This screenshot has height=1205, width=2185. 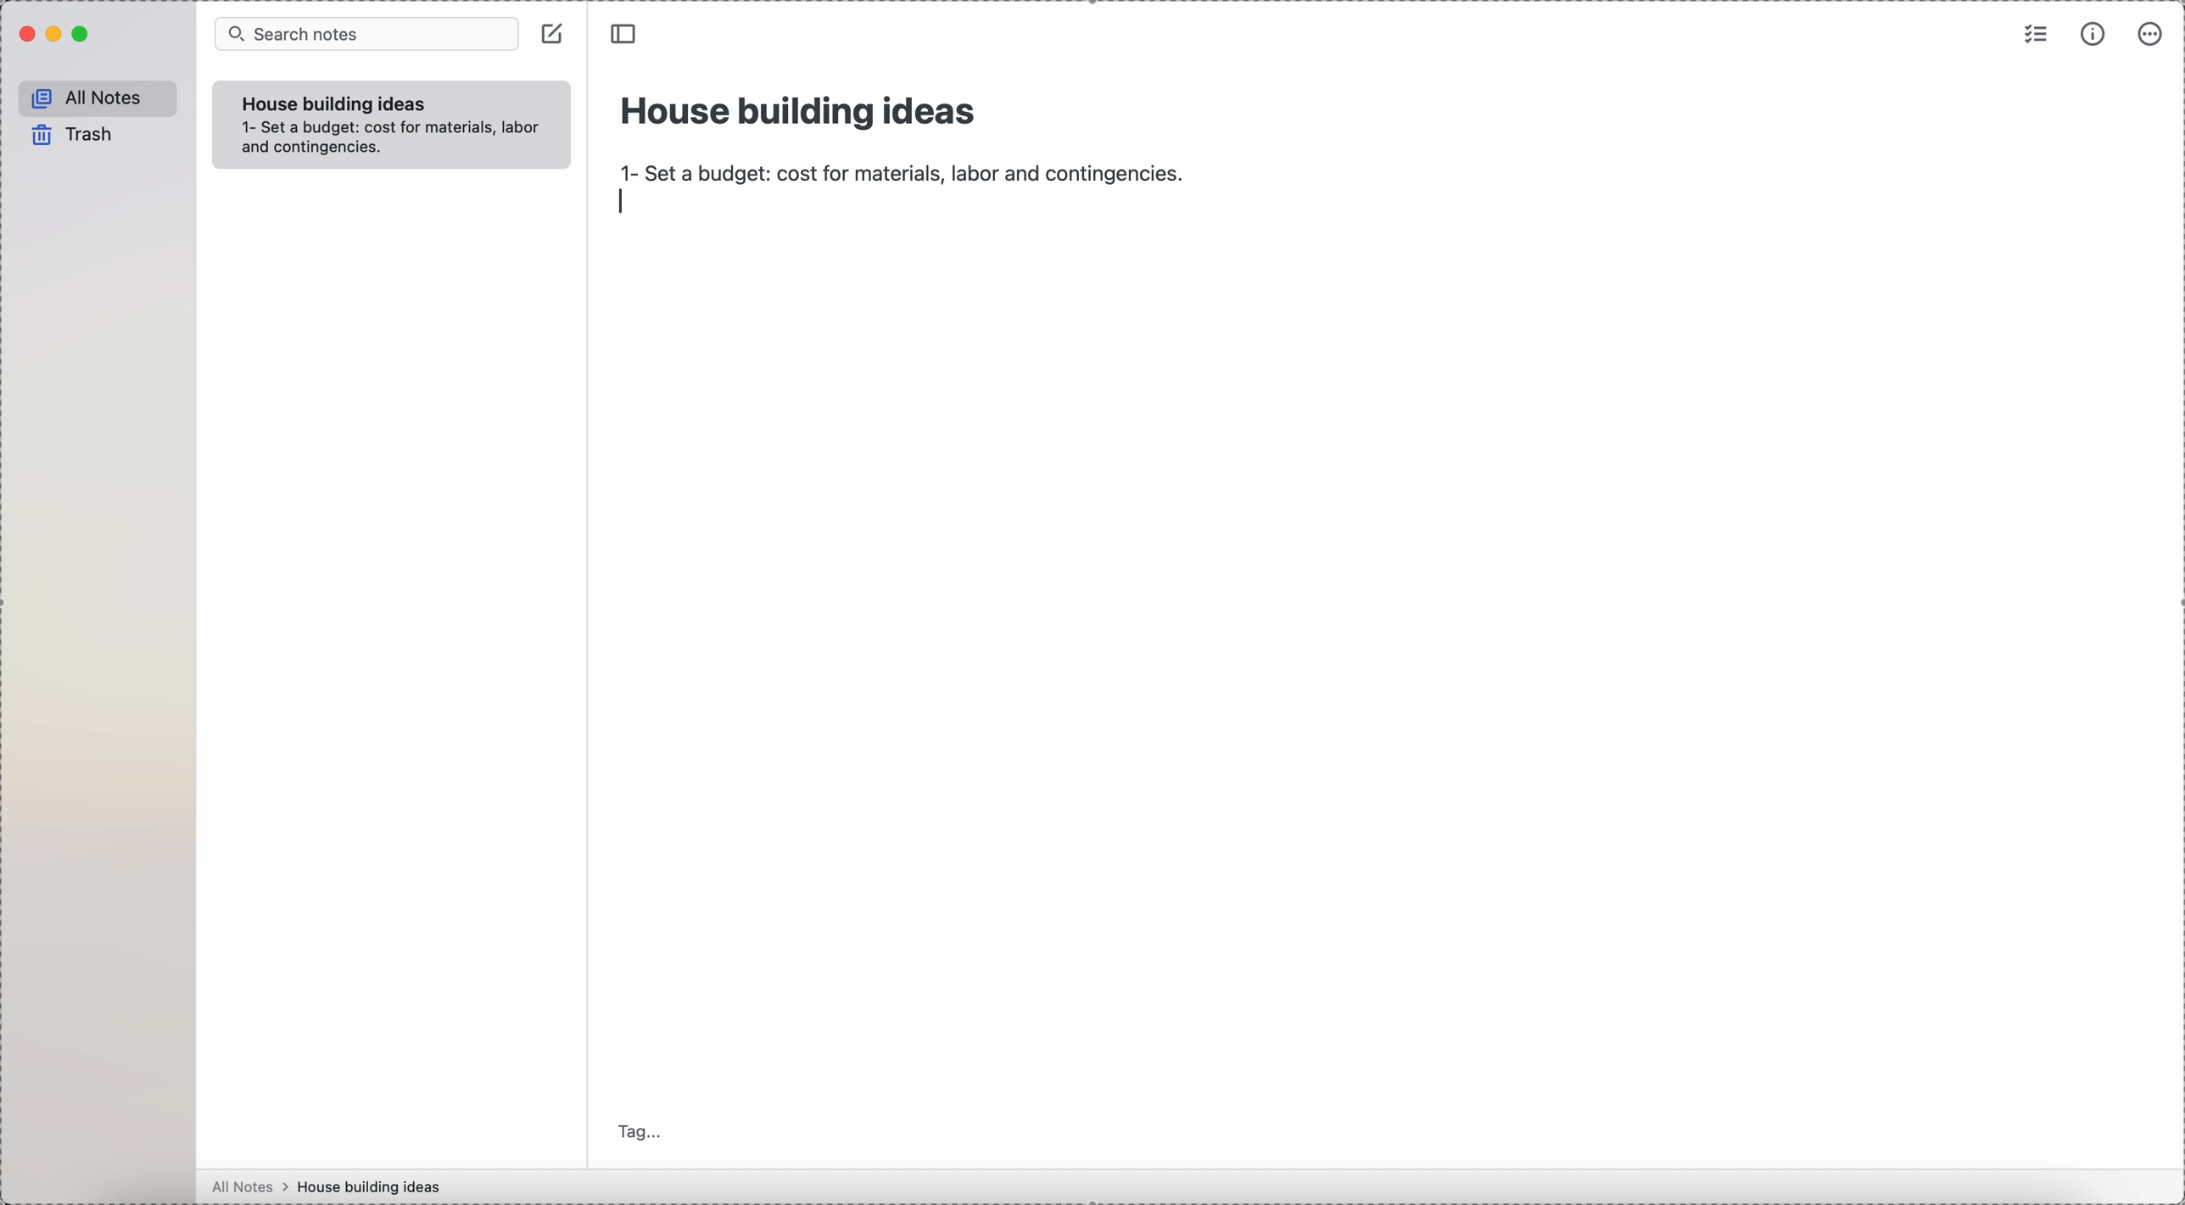 I want to click on 1-set a budget:cost for material,labor and contingencies, so click(x=900, y=168).